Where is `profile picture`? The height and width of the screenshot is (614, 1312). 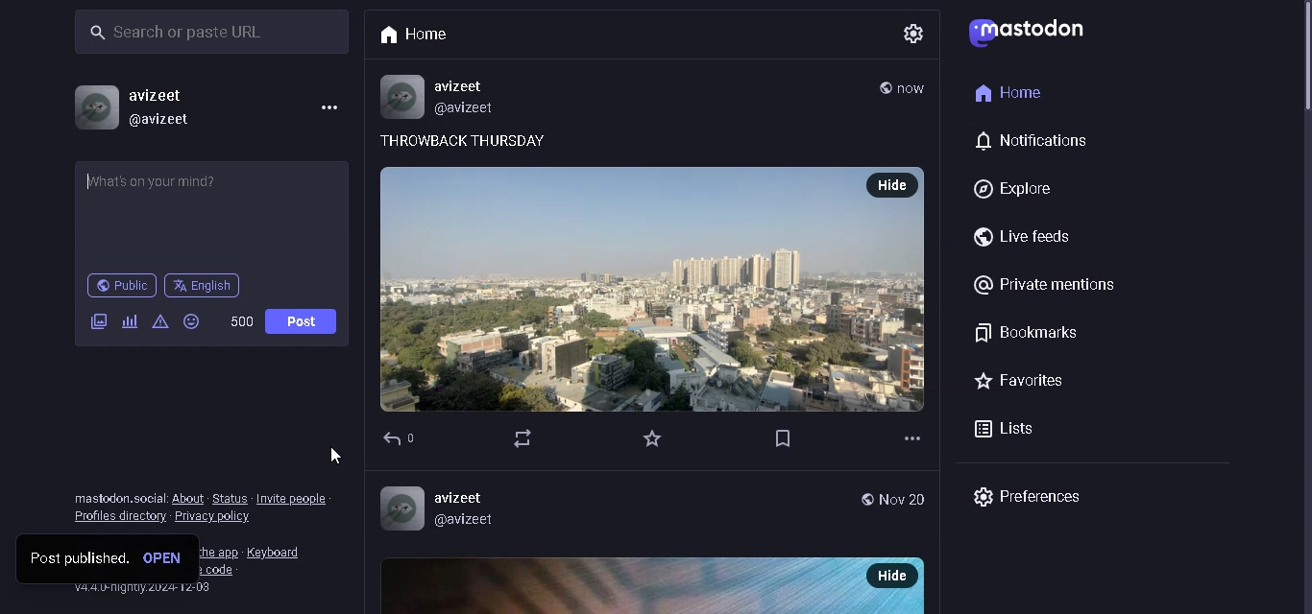 profile picture is located at coordinates (95, 106).